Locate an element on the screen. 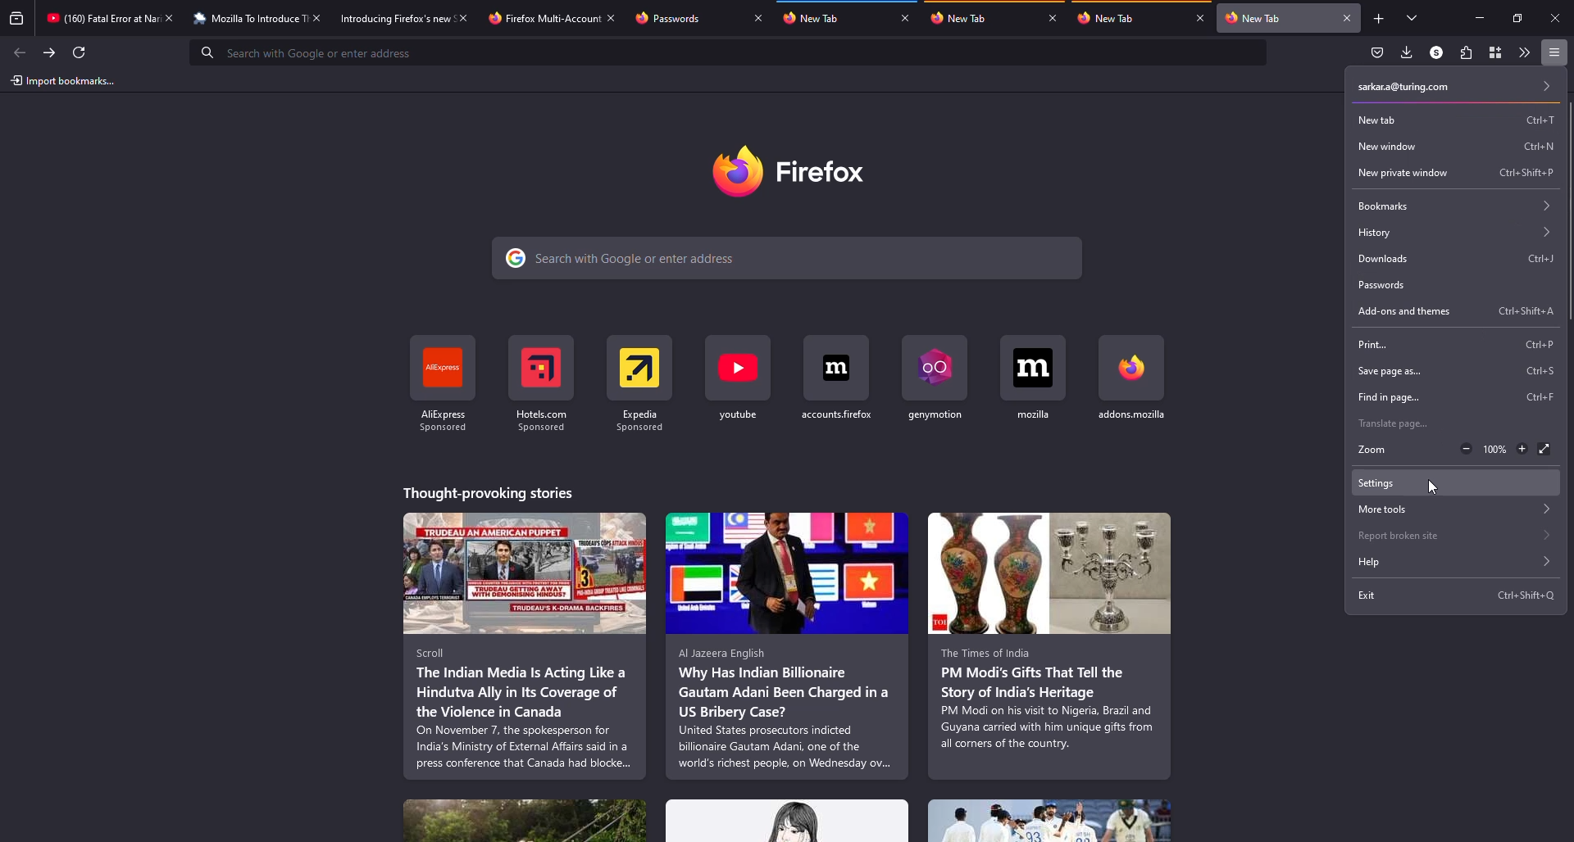  add tab is located at coordinates (1380, 19).